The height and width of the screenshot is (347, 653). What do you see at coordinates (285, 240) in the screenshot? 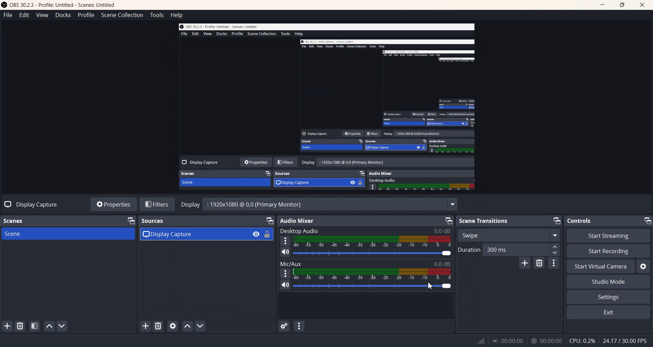
I see `More` at bounding box center [285, 240].